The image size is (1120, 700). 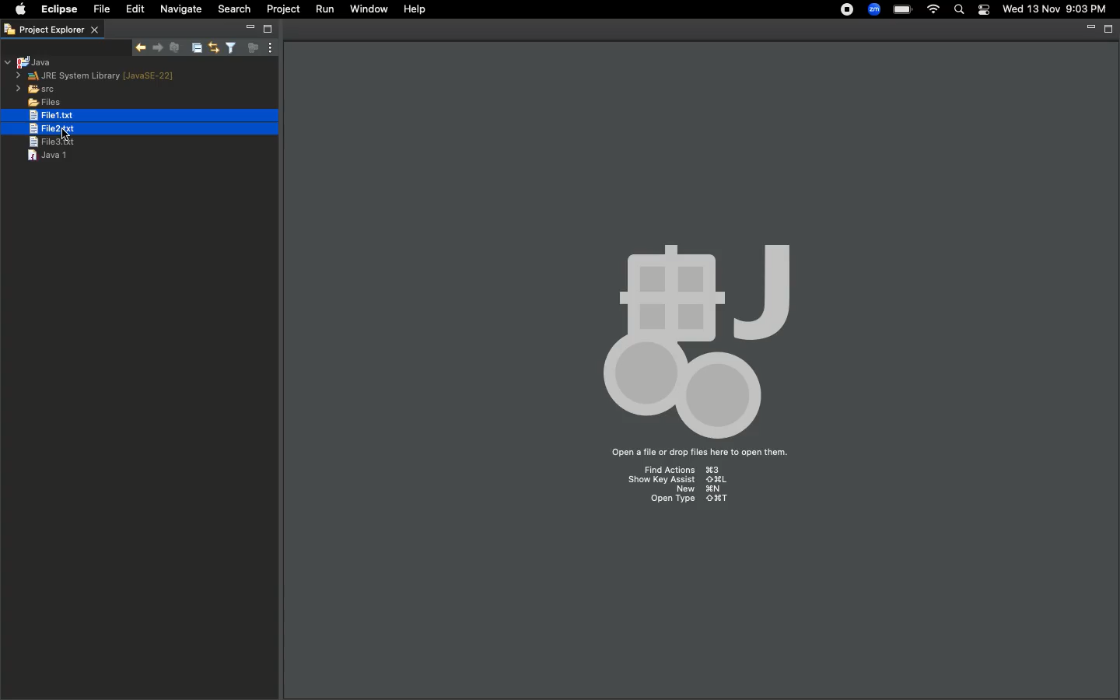 I want to click on Project, so click(x=284, y=9).